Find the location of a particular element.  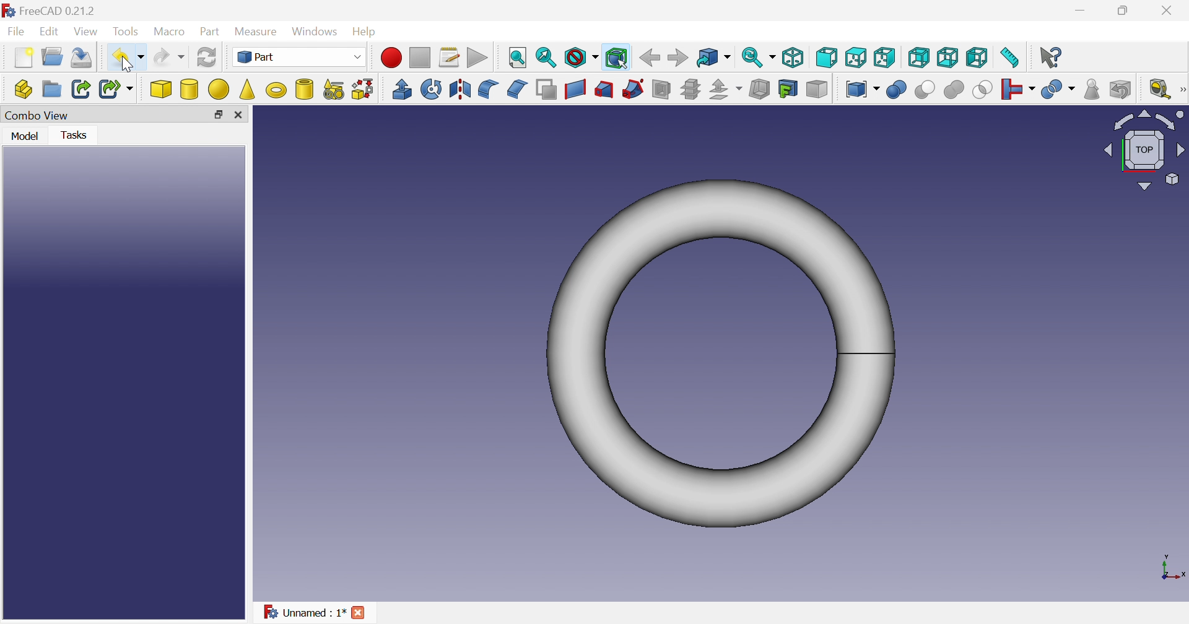

Intersection is located at coordinates (983, 90).